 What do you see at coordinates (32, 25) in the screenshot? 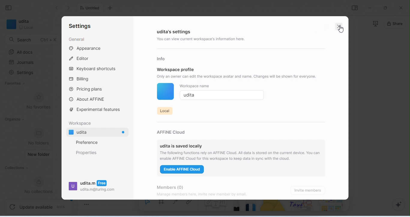
I see `demo workspace` at bounding box center [32, 25].